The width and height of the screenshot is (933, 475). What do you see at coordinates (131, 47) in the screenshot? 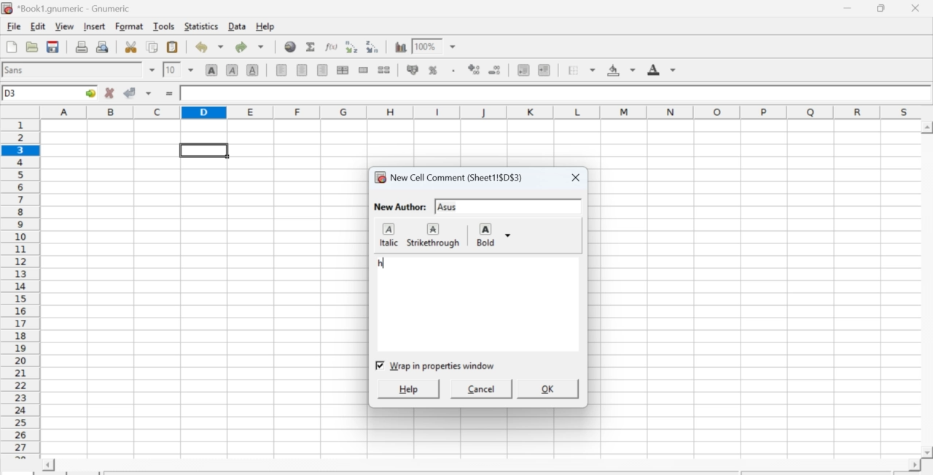
I see `Cut` at bounding box center [131, 47].